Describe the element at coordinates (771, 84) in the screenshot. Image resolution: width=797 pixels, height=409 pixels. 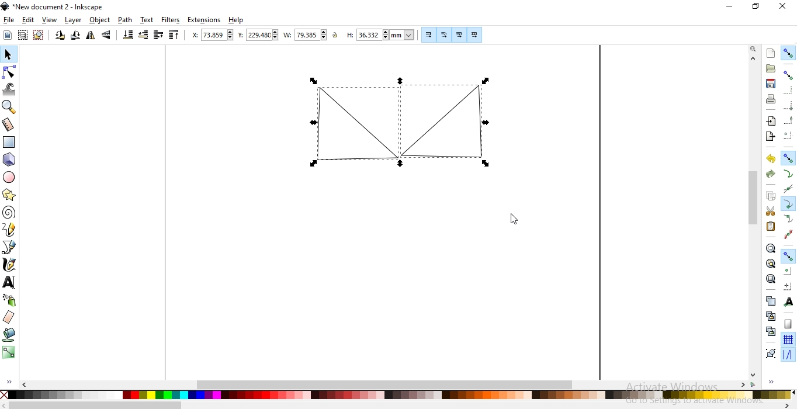
I see `save document` at that location.